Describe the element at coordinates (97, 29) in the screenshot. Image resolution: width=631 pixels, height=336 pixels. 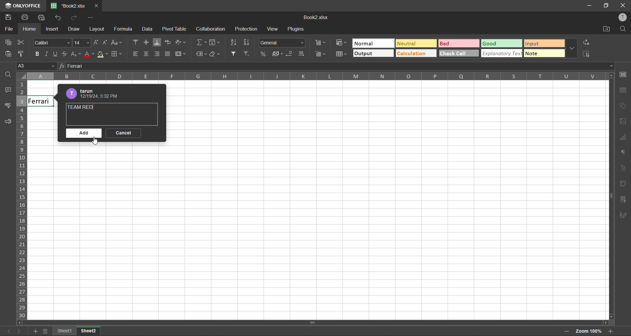
I see `layout` at that location.